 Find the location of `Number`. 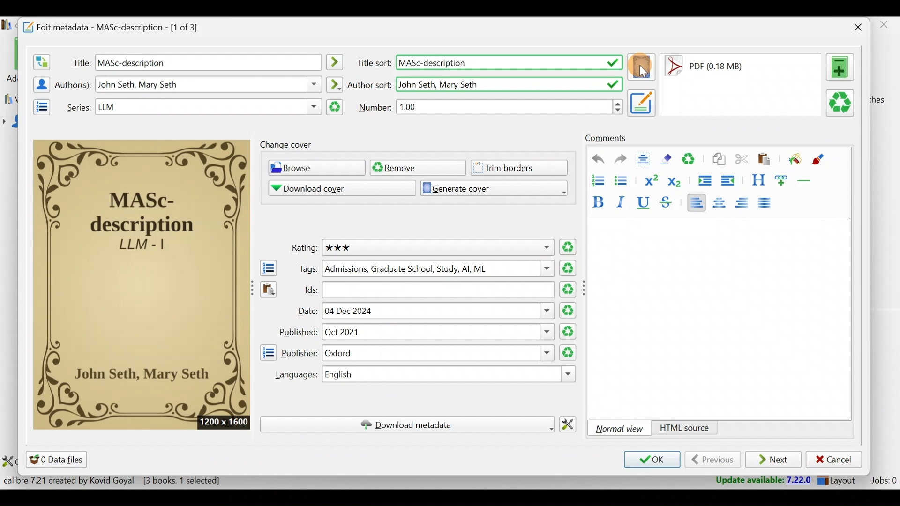

Number is located at coordinates (375, 107).